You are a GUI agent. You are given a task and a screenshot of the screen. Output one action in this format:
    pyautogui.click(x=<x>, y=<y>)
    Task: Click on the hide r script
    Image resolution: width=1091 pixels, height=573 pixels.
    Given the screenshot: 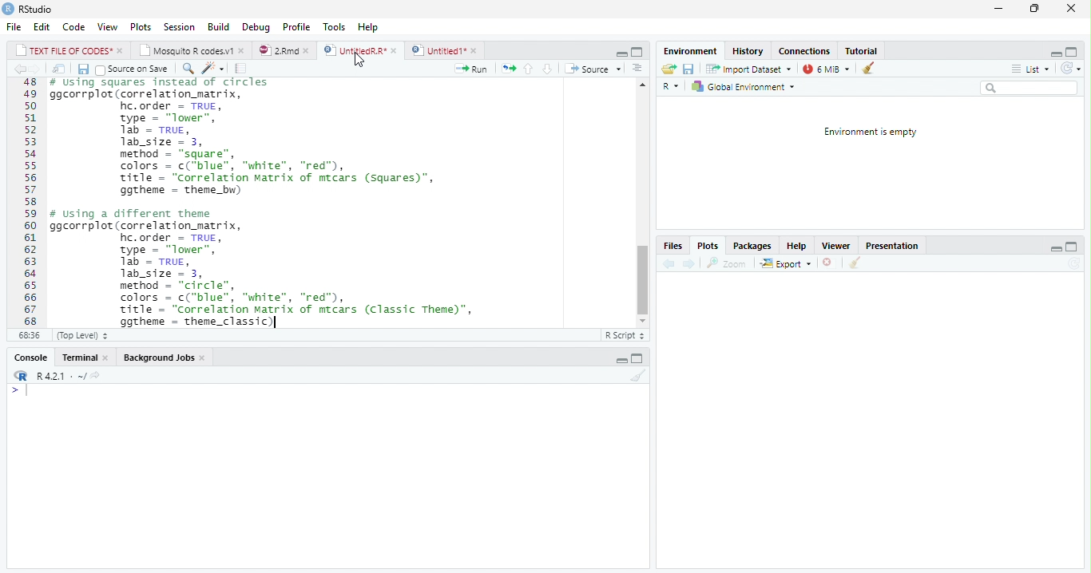 What is the action you would take?
    pyautogui.click(x=619, y=53)
    